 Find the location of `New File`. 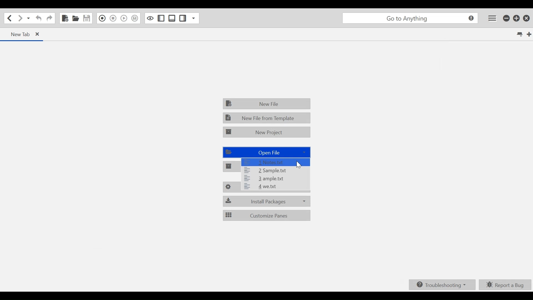

New File is located at coordinates (267, 103).